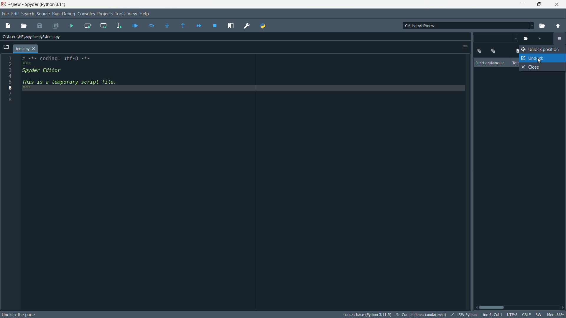 This screenshot has height=318, width=566. What do you see at coordinates (556, 315) in the screenshot?
I see `memory usage` at bounding box center [556, 315].